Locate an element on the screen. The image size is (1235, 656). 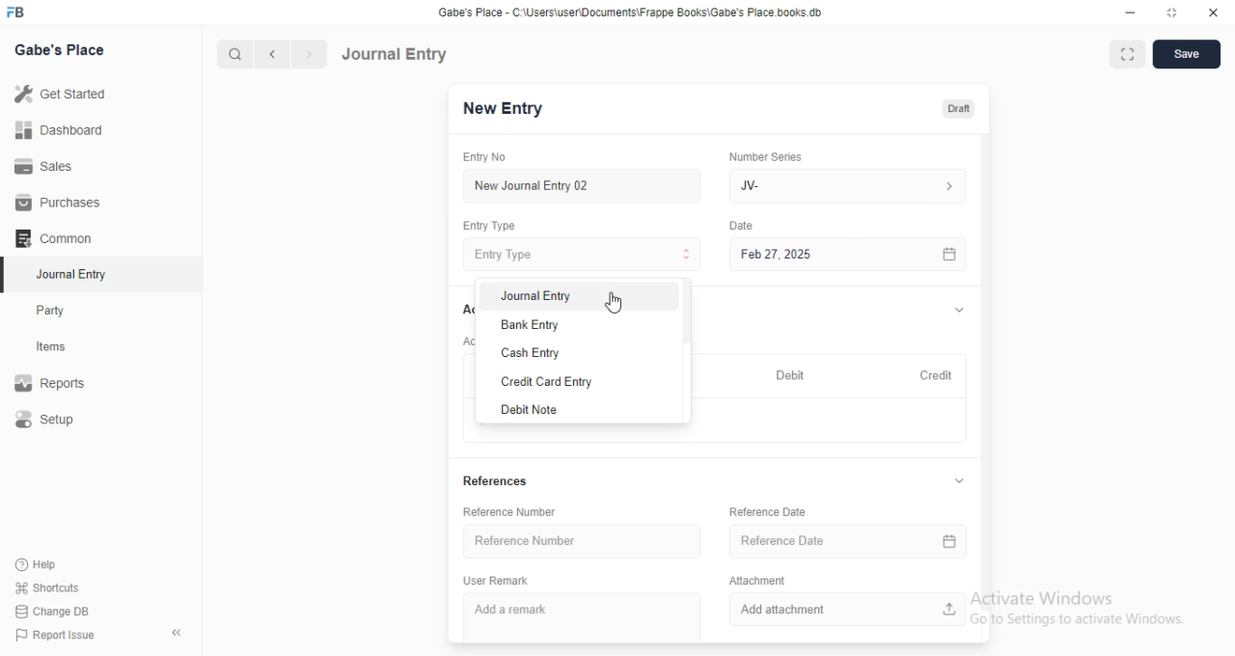
Entry Type is located at coordinates (489, 227).